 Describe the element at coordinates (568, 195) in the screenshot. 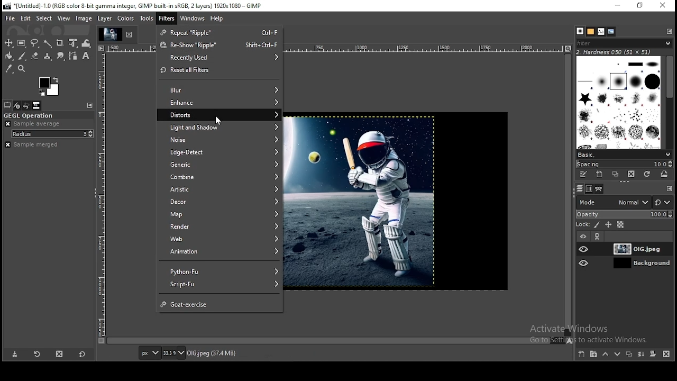

I see `scroll bar` at that location.